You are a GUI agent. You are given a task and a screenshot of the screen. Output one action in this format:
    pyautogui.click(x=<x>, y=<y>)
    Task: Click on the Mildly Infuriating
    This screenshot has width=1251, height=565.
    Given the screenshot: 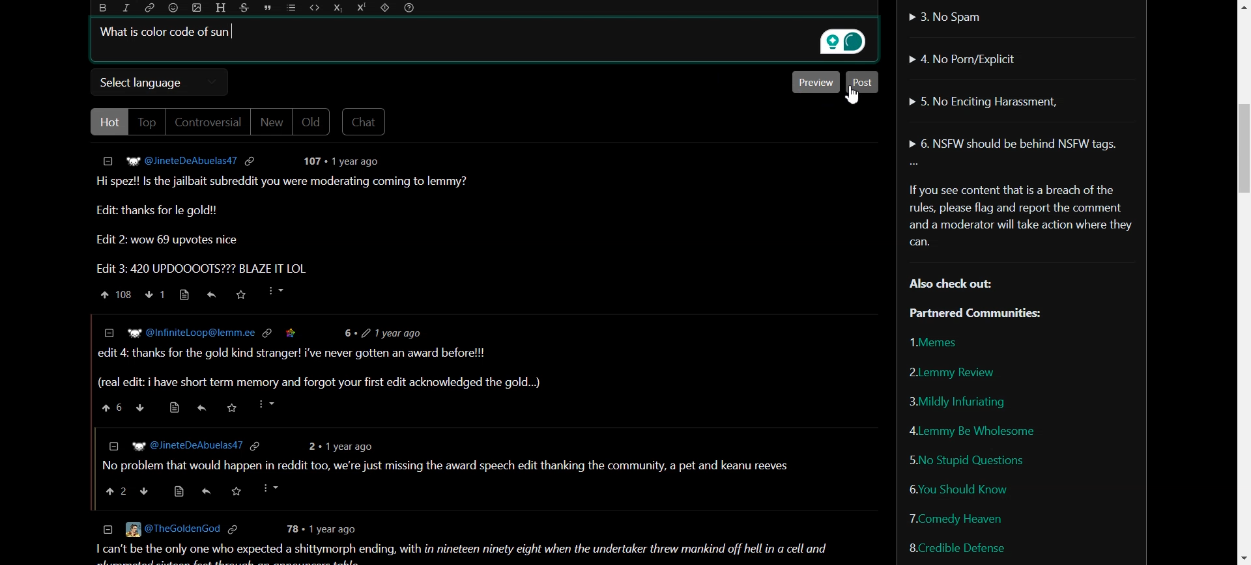 What is the action you would take?
    pyautogui.click(x=956, y=402)
    